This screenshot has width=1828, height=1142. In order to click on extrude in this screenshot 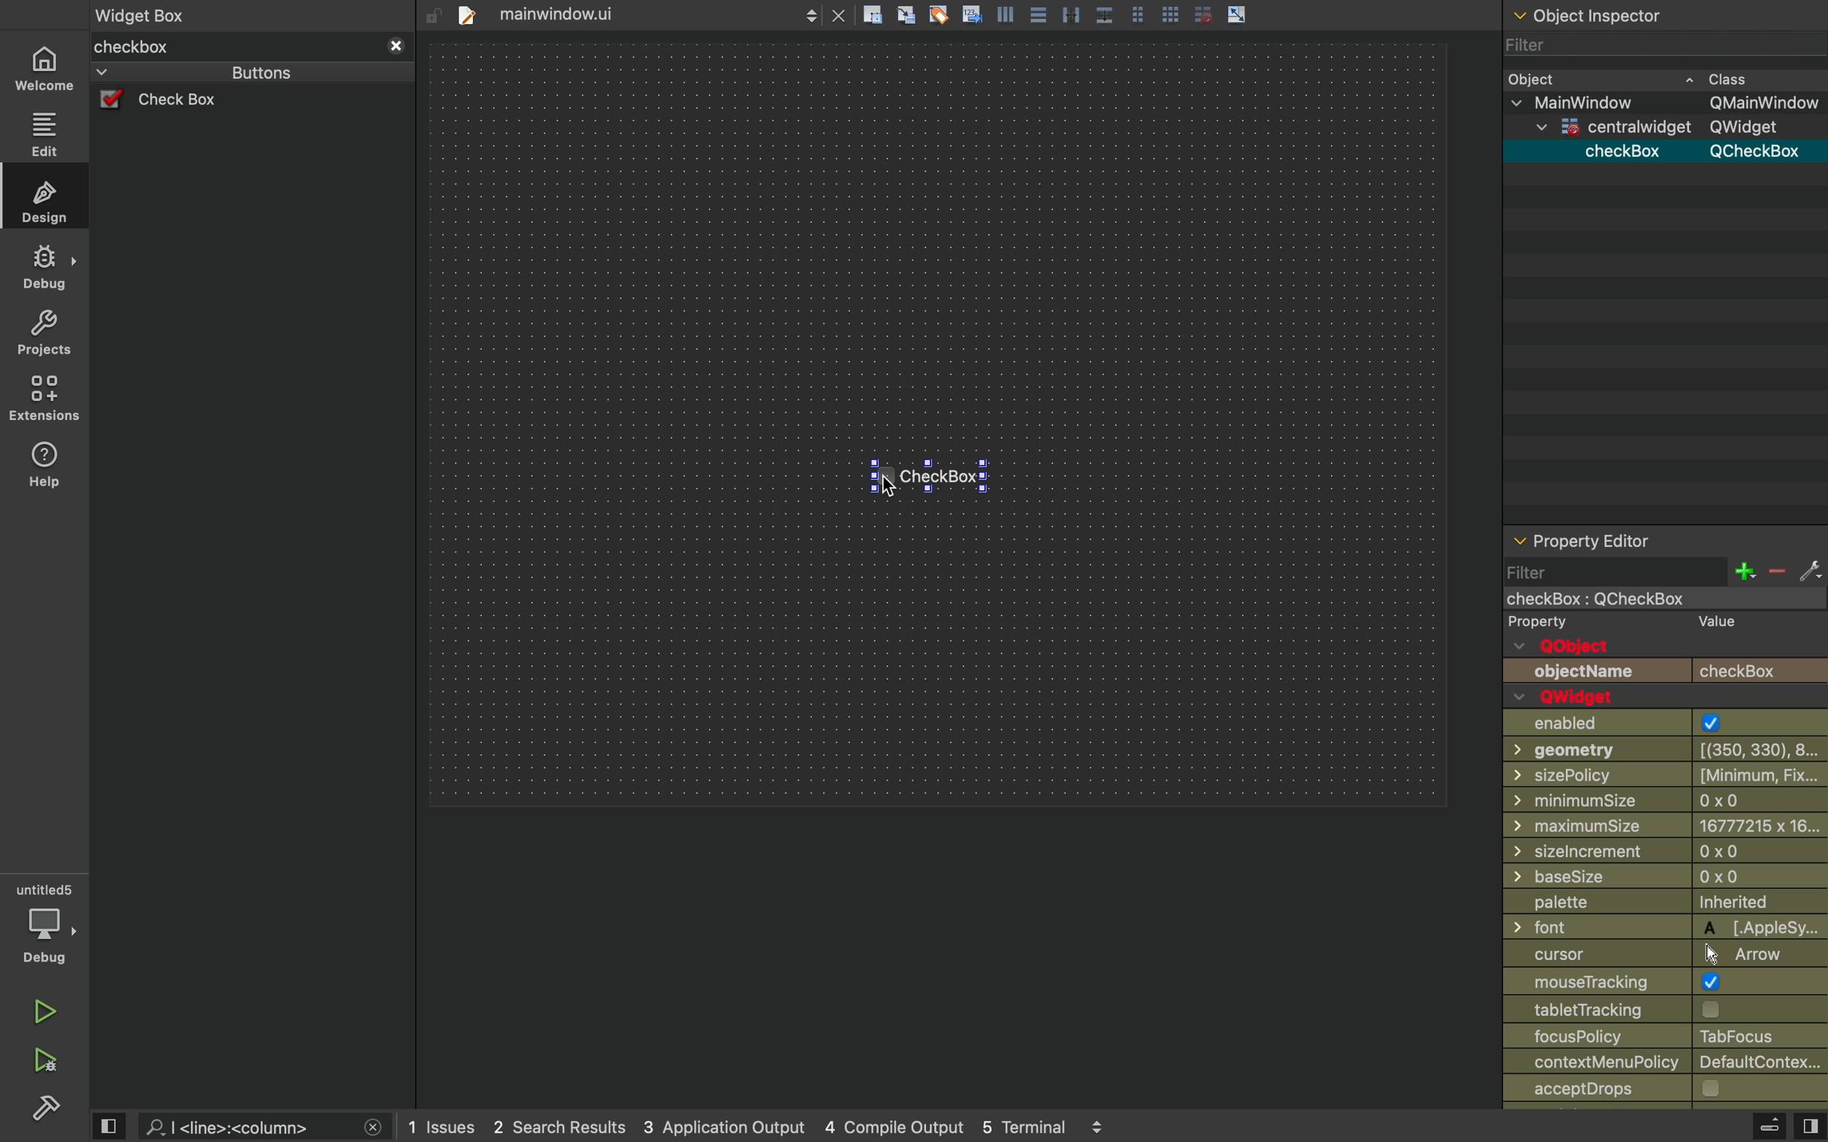, I will do `click(1770, 1125)`.